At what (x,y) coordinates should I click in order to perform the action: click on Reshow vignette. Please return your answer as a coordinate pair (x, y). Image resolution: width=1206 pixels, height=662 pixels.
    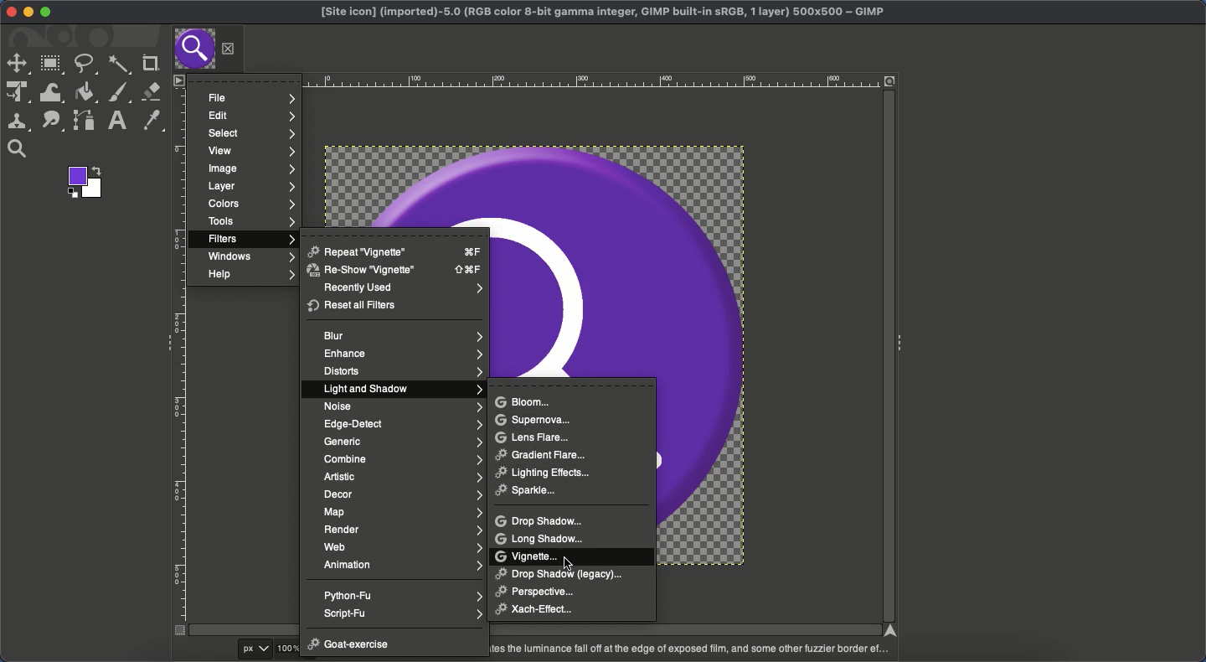
    Looking at the image, I should click on (394, 270).